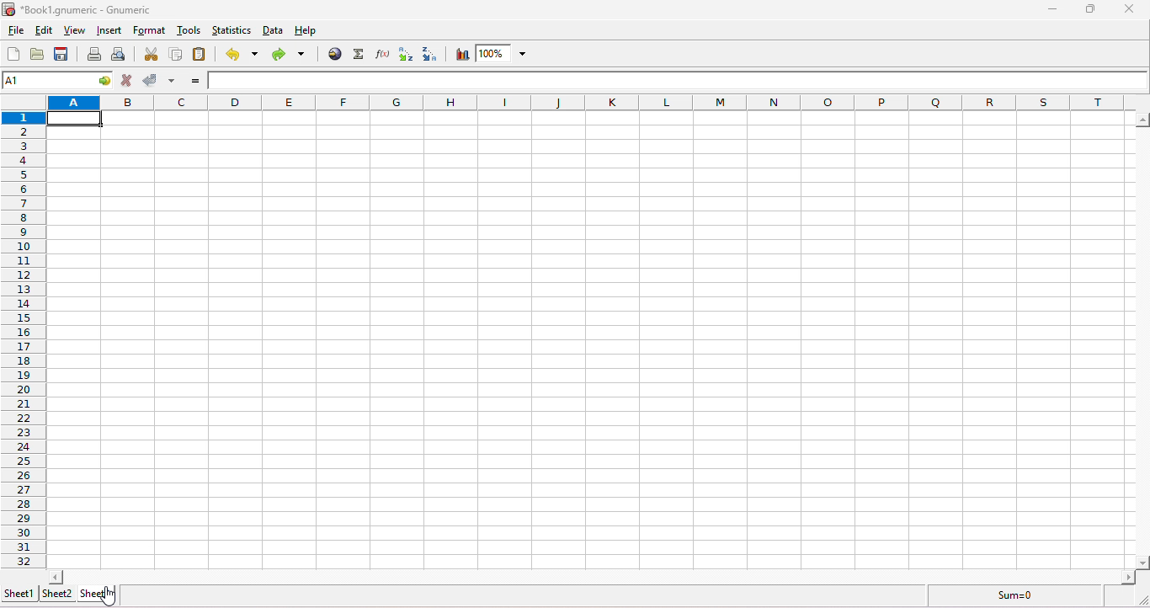 The height and width of the screenshot is (608, 1150). Describe the element at coordinates (1053, 9) in the screenshot. I see `minimize` at that location.